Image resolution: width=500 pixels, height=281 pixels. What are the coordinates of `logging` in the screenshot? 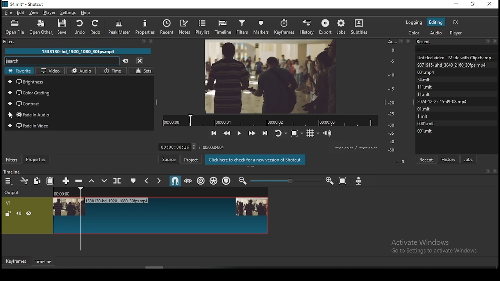 It's located at (414, 22).